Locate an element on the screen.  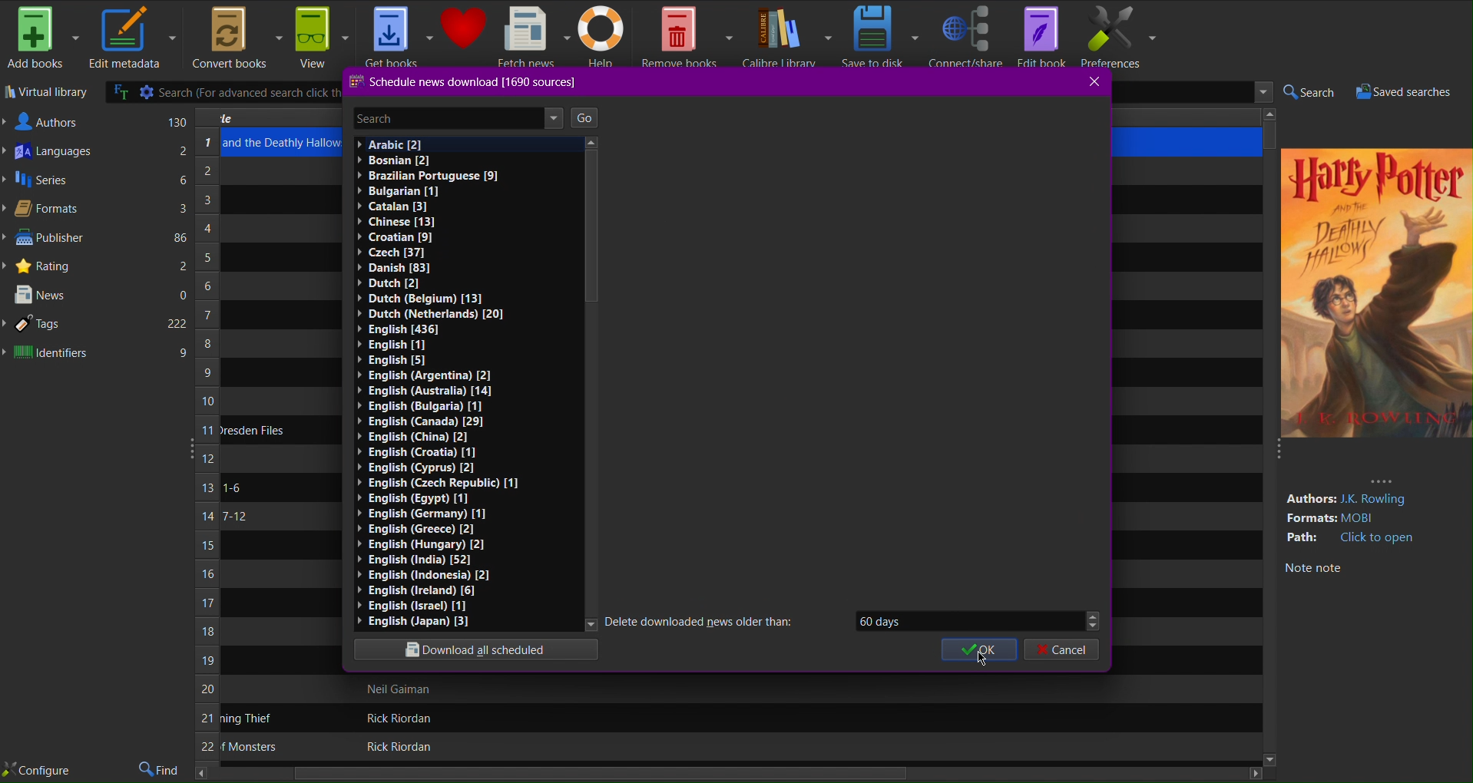
Save to disk is located at coordinates (881, 36).